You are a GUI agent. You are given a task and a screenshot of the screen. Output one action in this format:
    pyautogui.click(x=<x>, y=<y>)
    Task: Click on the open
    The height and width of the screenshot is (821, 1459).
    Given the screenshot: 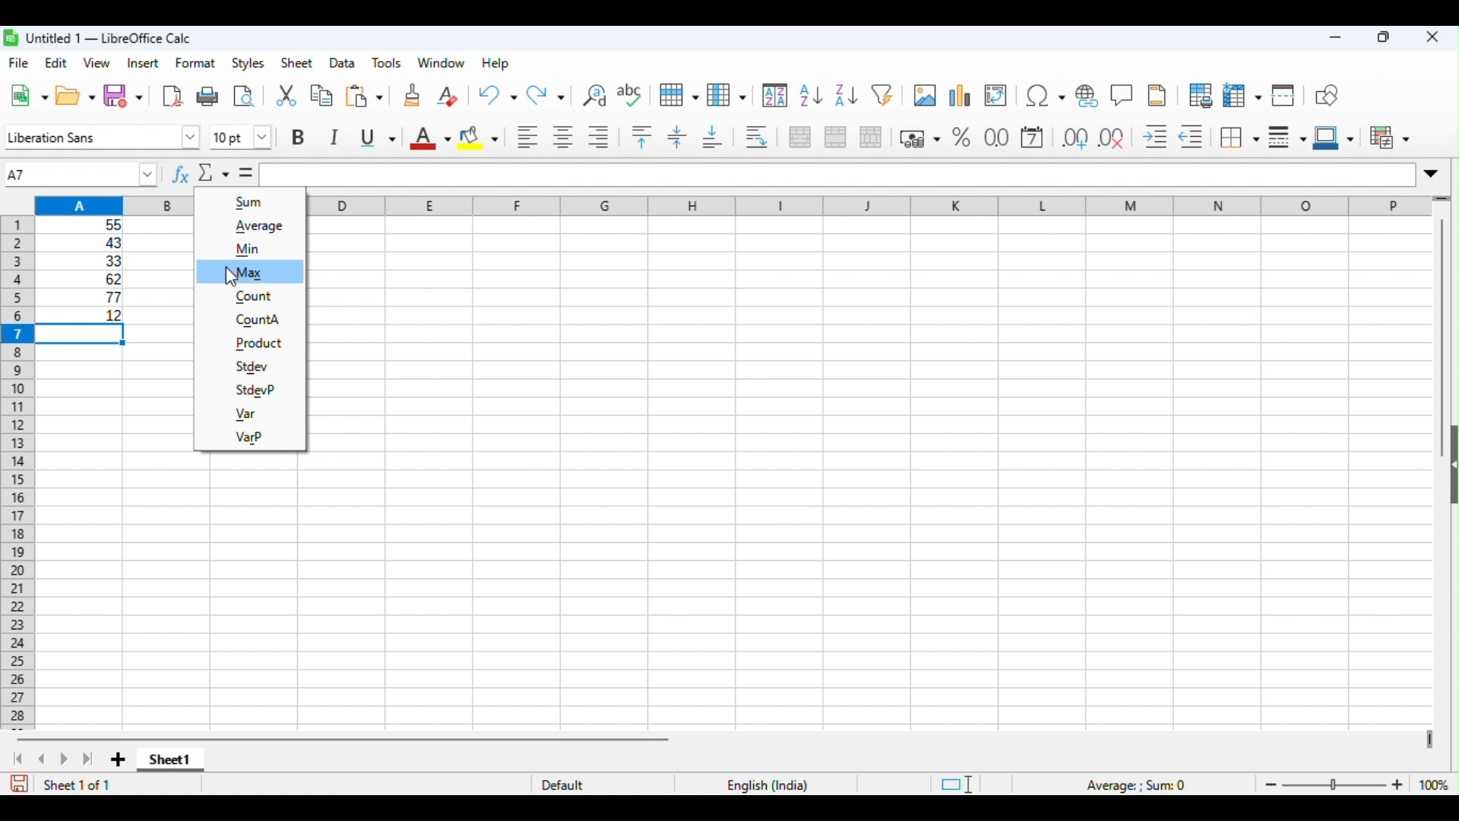 What is the action you would take?
    pyautogui.click(x=76, y=97)
    